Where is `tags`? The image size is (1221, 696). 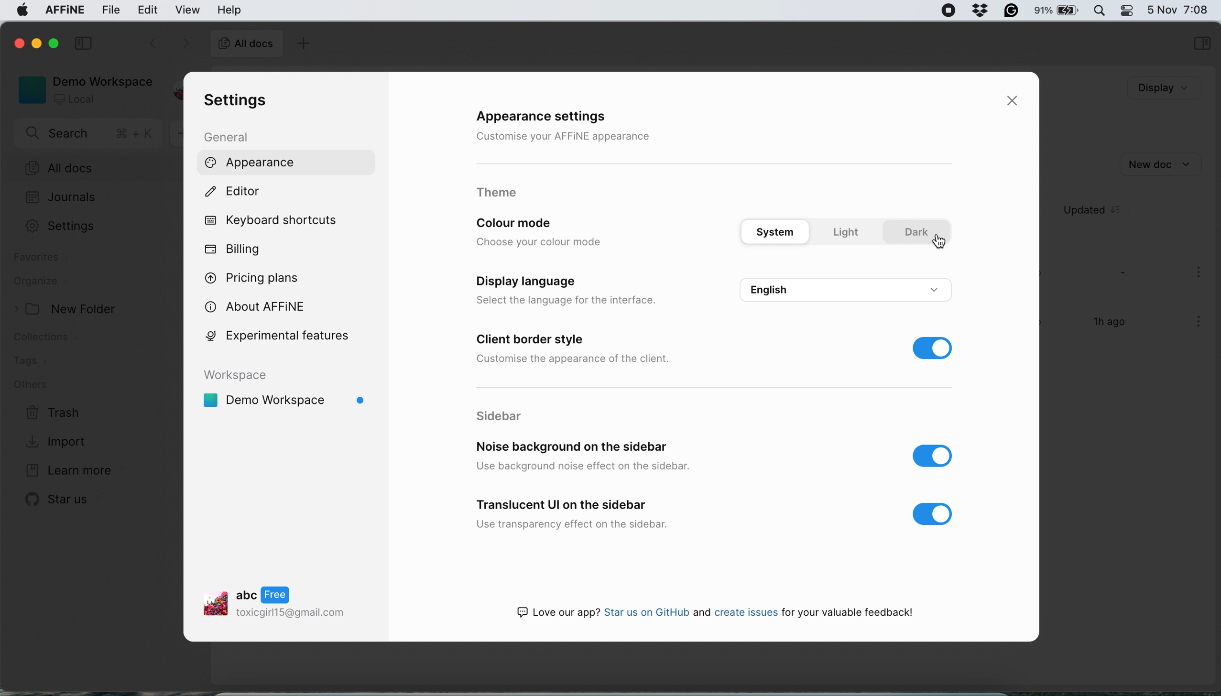
tags is located at coordinates (33, 362).